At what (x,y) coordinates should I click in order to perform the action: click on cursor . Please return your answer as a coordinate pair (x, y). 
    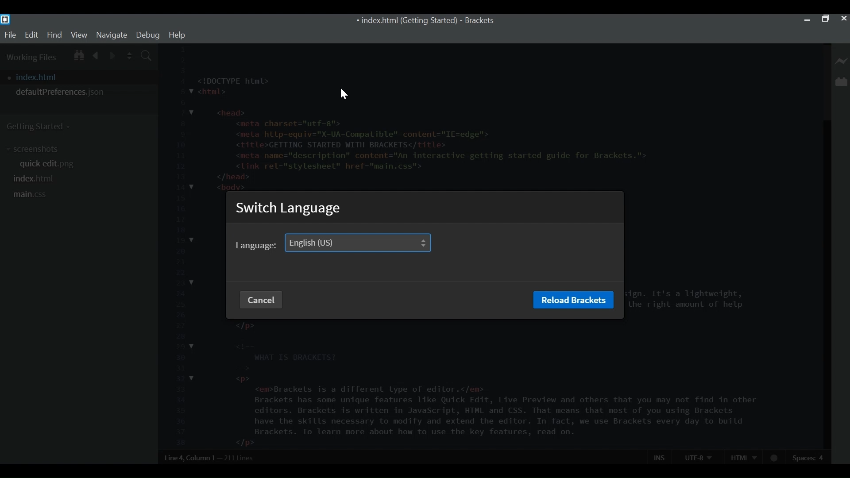
    Looking at the image, I should click on (343, 95).